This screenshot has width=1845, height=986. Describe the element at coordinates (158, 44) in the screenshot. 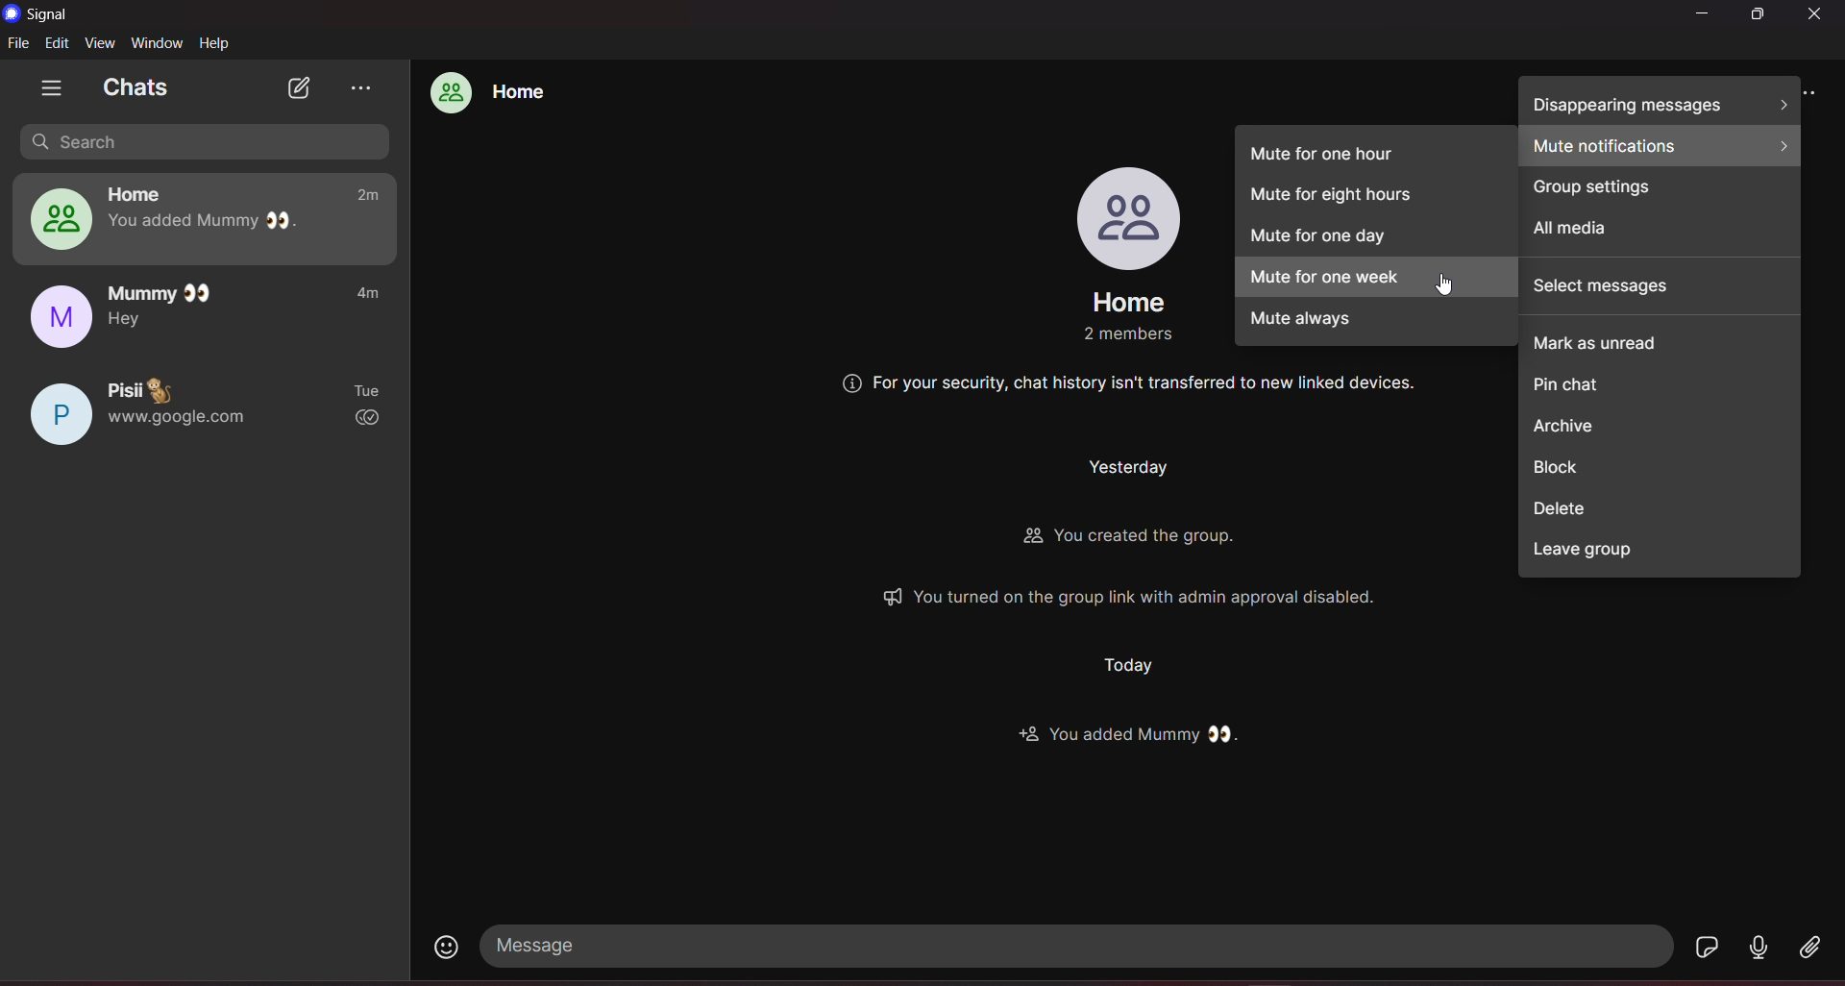

I see `window` at that location.